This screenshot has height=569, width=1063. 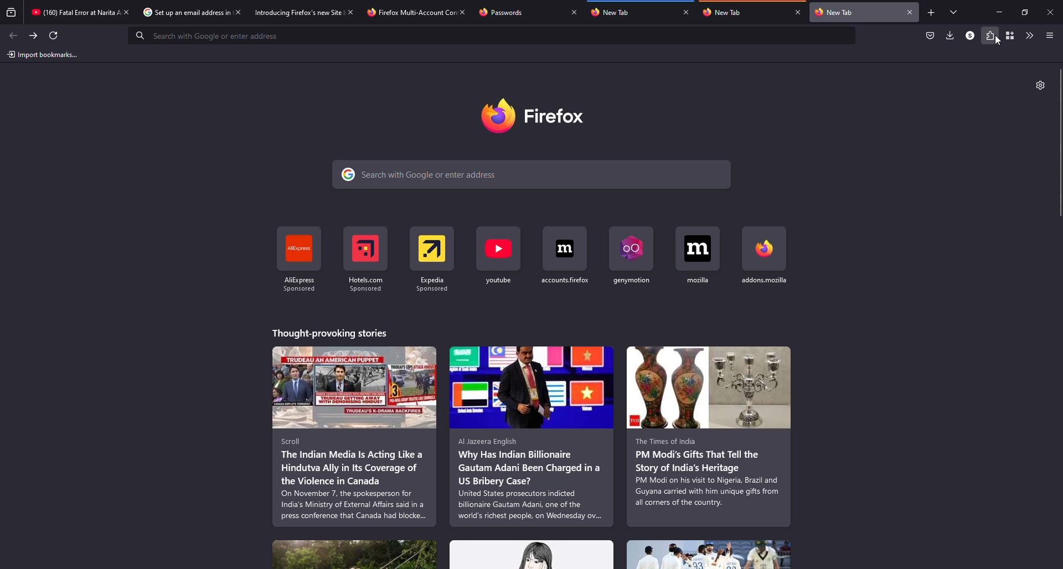 I want to click on save to packet, so click(x=931, y=35).